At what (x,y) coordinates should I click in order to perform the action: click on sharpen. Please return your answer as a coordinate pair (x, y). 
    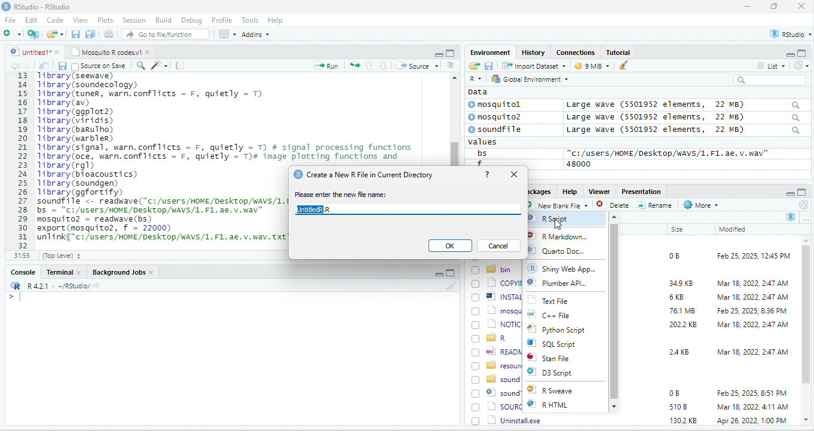
    Looking at the image, I should click on (160, 65).